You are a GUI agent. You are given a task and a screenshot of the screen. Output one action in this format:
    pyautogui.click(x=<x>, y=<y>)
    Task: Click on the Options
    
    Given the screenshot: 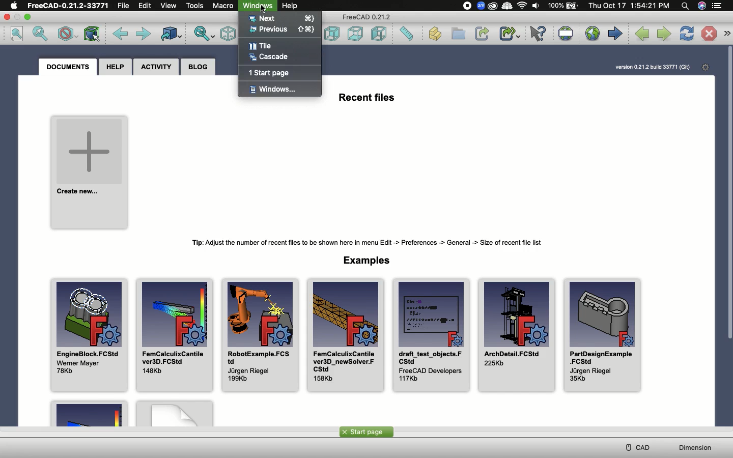 What is the action you would take?
    pyautogui.click(x=719, y=6)
    